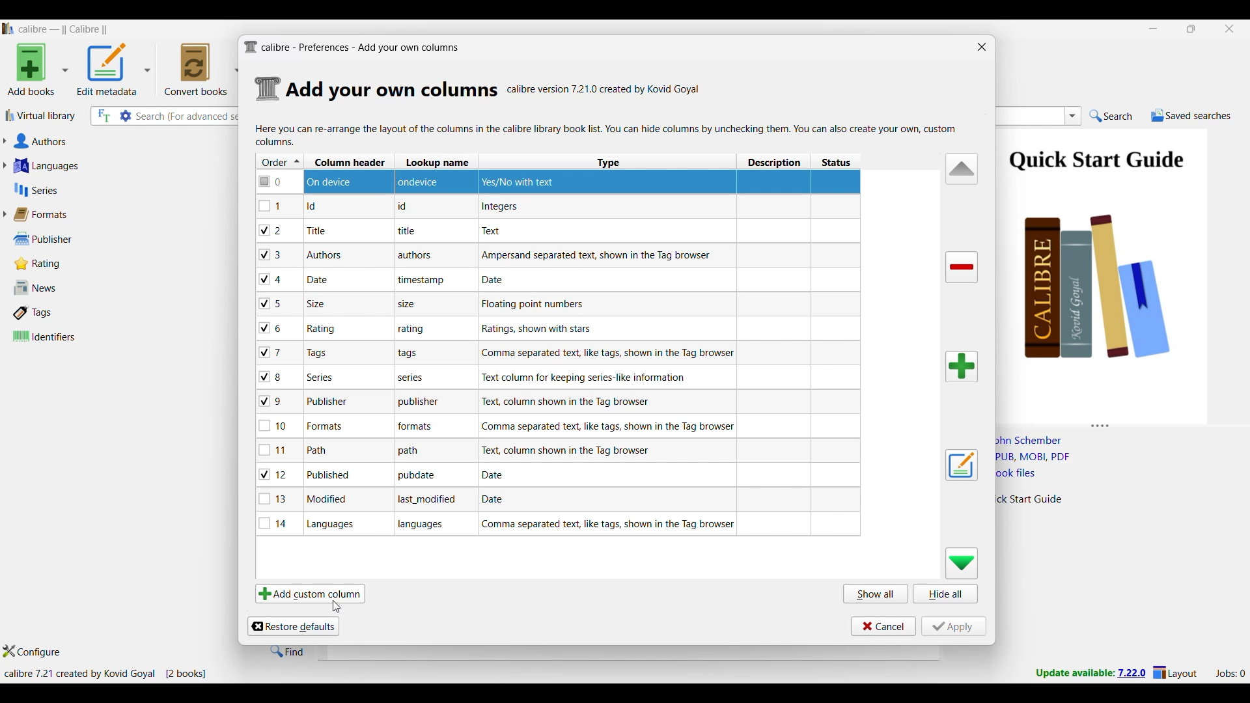 This screenshot has width=1250, height=703. I want to click on Layout settings, so click(1175, 672).